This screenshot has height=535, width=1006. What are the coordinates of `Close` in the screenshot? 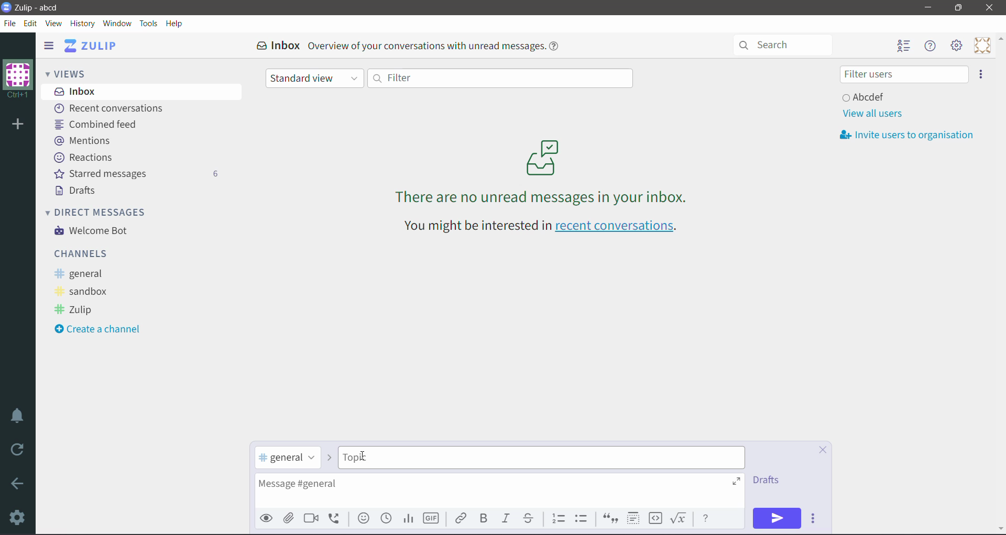 It's located at (991, 8).